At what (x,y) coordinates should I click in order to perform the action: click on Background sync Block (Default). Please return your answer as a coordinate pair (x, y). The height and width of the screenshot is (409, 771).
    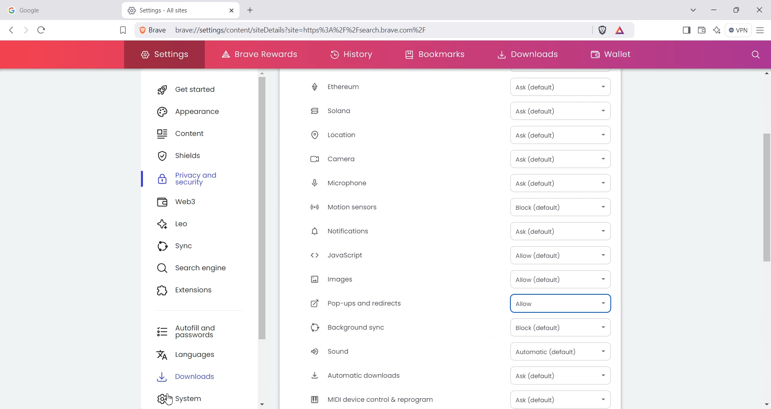
    Looking at the image, I should click on (451, 328).